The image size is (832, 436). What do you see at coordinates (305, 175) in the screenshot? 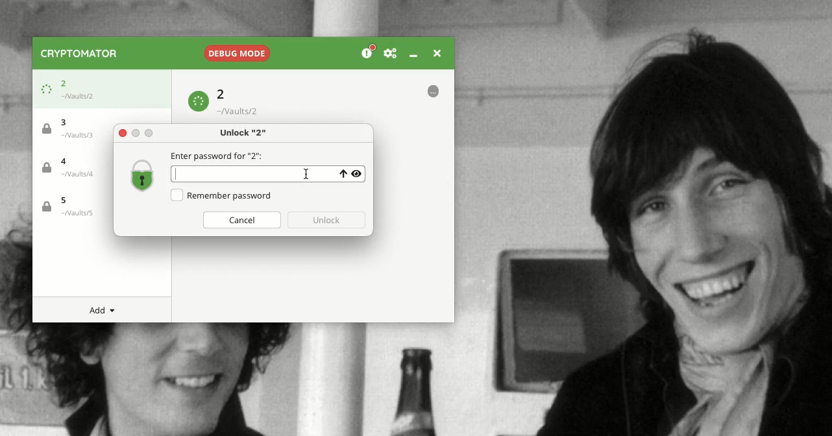
I see `cursor` at bounding box center [305, 175].